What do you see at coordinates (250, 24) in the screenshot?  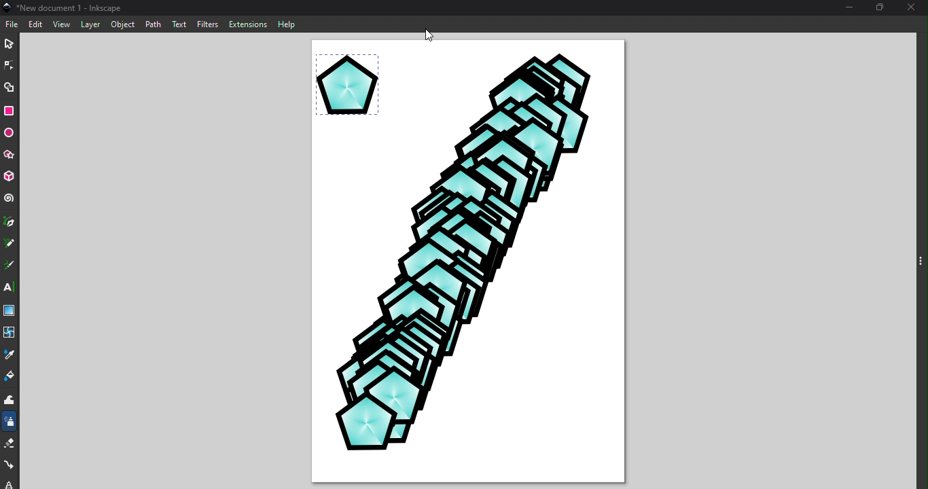 I see `Extensions` at bounding box center [250, 24].